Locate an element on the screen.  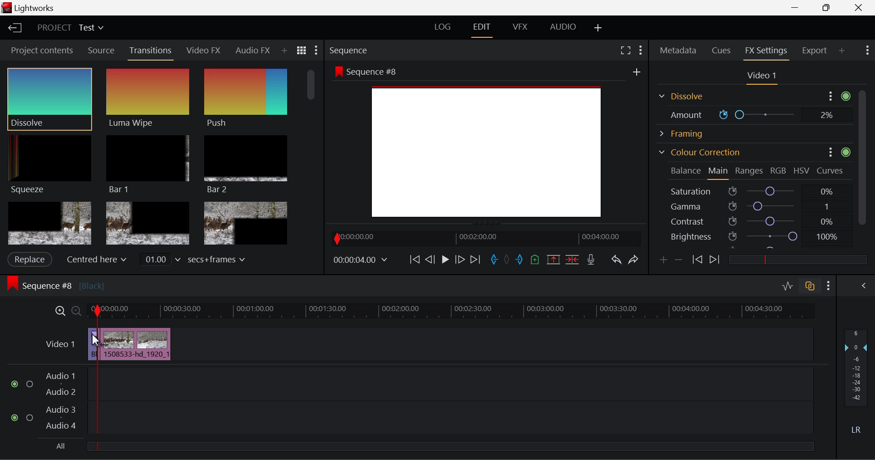
Audio FX is located at coordinates (250, 50).